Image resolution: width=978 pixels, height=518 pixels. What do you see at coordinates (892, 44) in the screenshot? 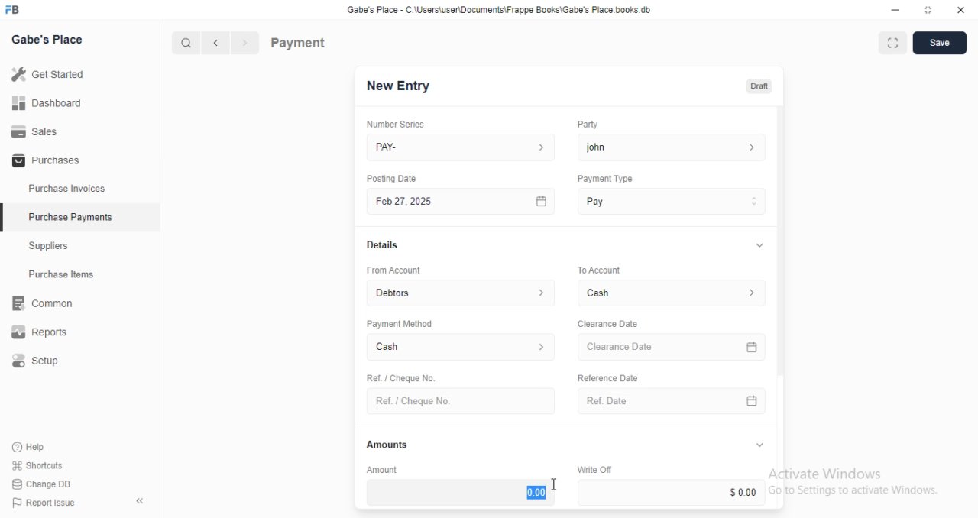
I see `fit to window` at bounding box center [892, 44].